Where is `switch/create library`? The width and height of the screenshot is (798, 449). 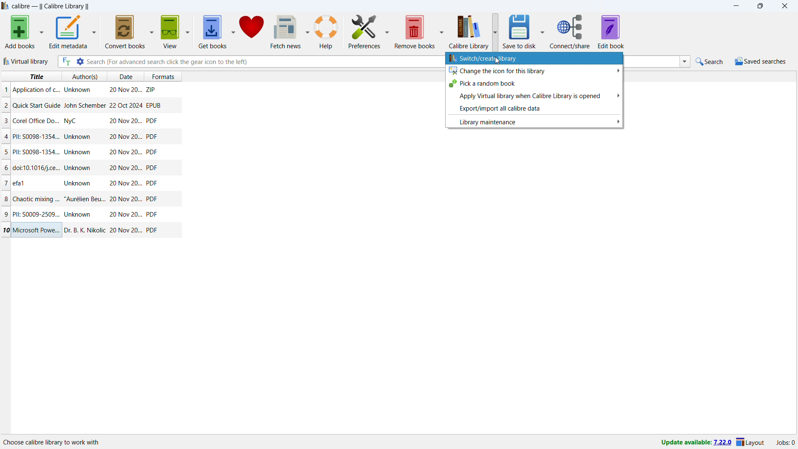
switch/create library is located at coordinates (534, 58).